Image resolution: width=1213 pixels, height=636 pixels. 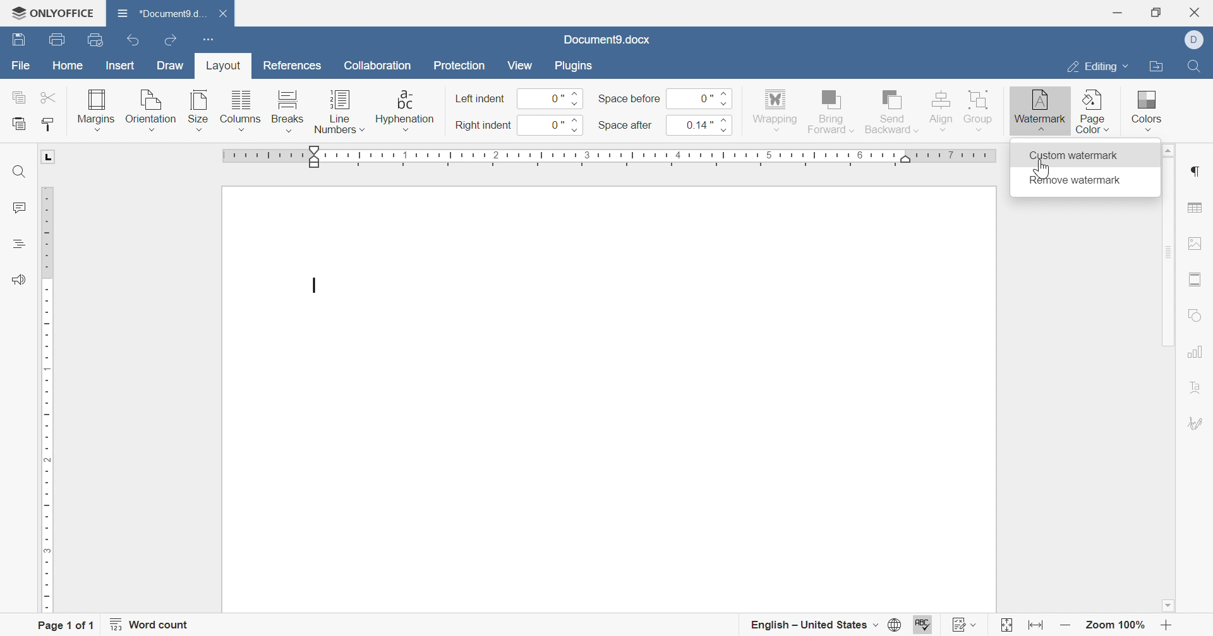 I want to click on open file location, so click(x=1155, y=68).